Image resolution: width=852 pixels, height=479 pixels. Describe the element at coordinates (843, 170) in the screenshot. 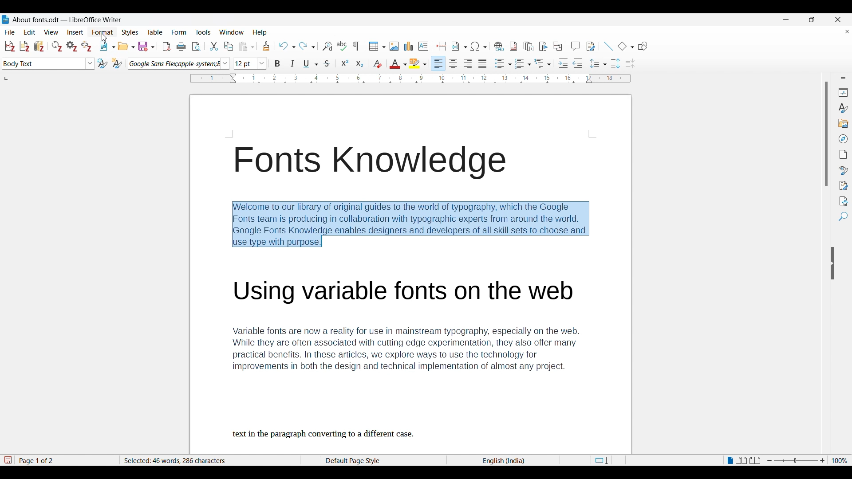

I see `Style inspector` at that location.